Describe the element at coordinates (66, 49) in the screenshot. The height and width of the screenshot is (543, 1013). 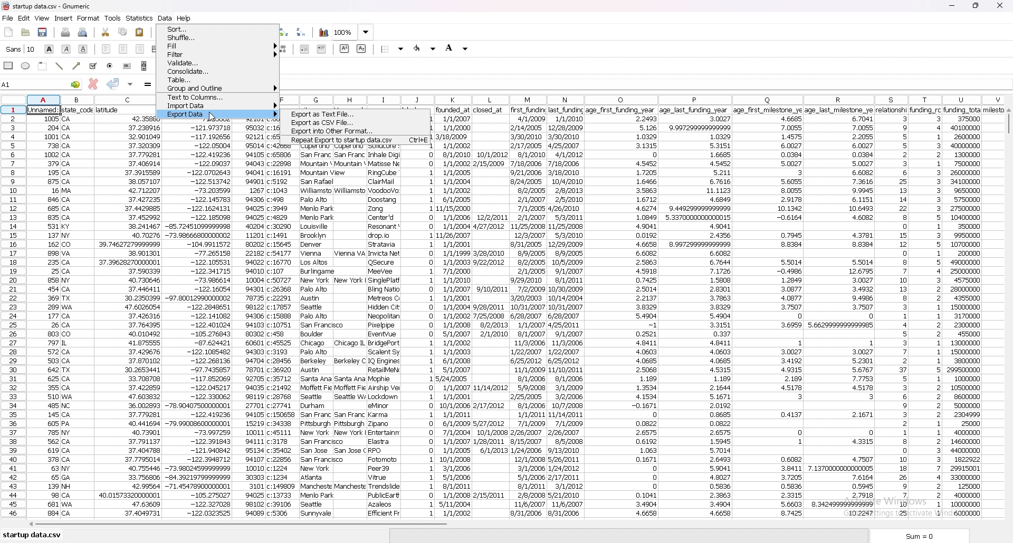
I see `italic` at that location.